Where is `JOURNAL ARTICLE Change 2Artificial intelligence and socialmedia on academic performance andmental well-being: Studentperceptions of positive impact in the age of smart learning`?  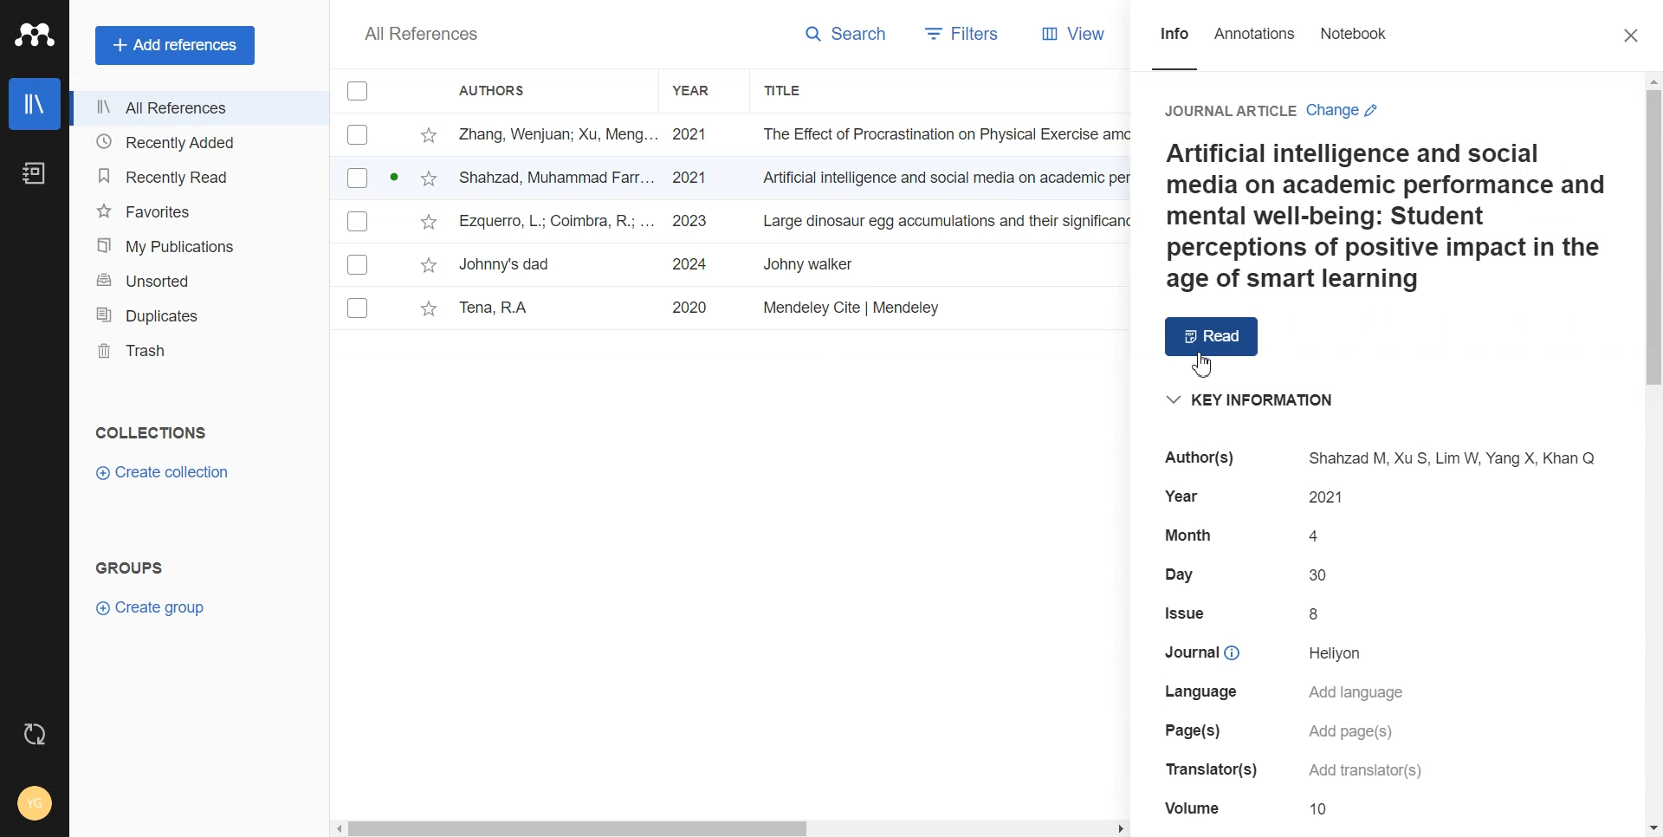 JOURNAL ARTICLE Change 2Artificial intelligence and socialmedia on academic performance andmental well-being: Studentperceptions of positive impact in the age of smart learning is located at coordinates (1378, 192).